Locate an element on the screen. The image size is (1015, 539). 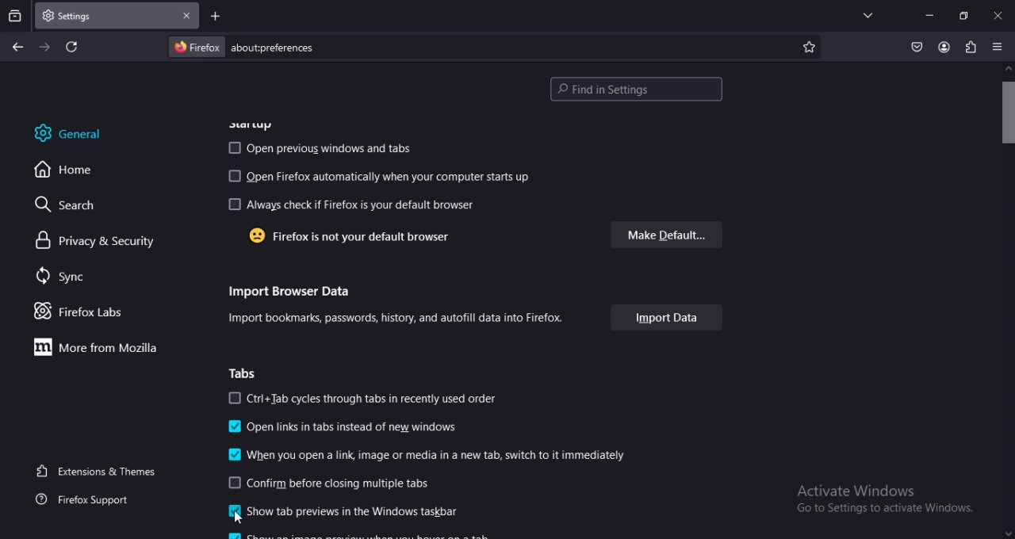
list all tabs is located at coordinates (865, 15).